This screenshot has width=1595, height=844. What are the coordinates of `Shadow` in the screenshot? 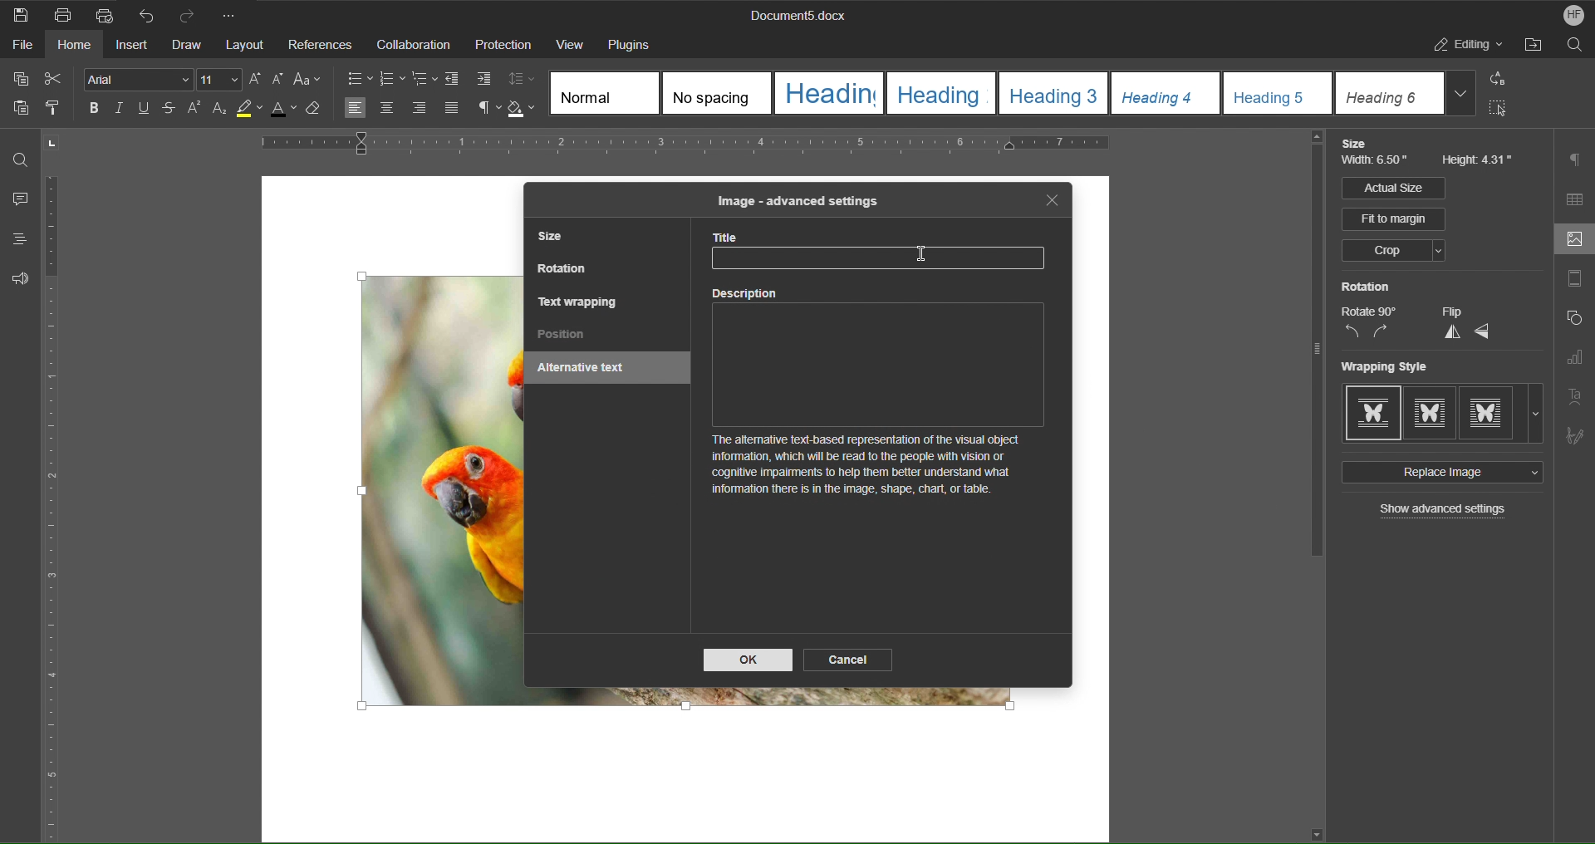 It's located at (524, 109).